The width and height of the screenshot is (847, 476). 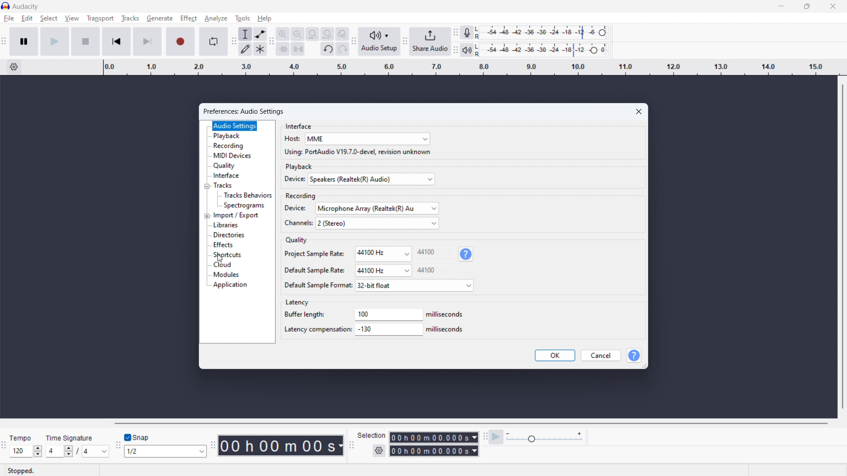 I want to click on draw tool, so click(x=246, y=48).